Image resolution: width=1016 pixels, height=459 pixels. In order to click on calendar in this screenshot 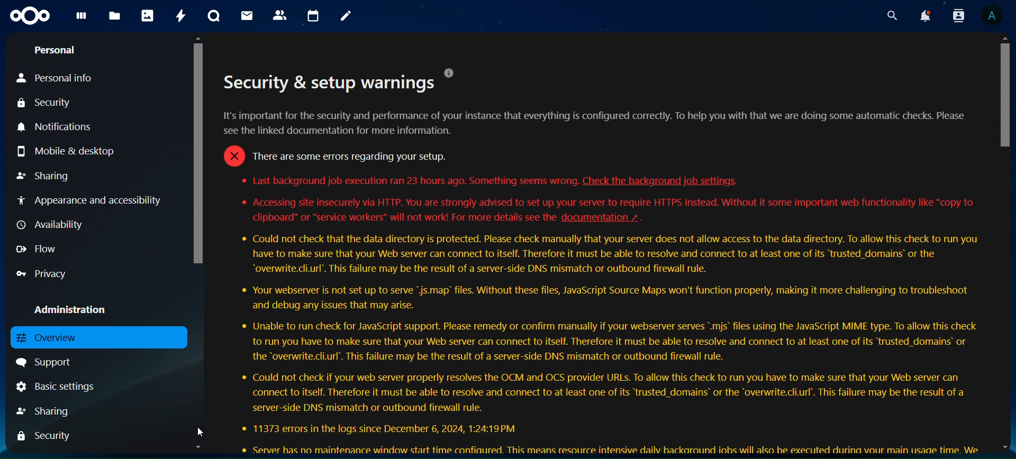, I will do `click(312, 15)`.